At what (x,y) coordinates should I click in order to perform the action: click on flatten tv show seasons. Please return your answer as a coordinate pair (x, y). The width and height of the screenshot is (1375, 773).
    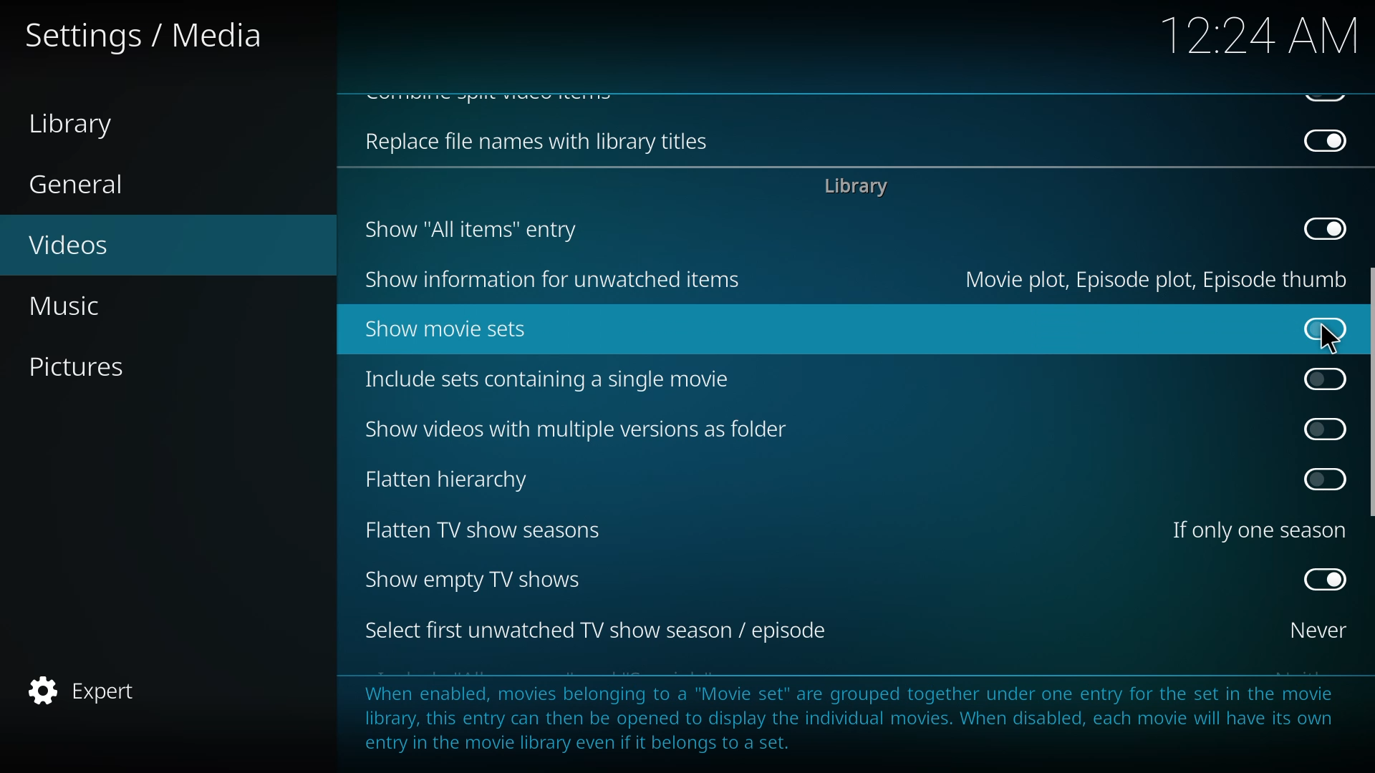
    Looking at the image, I should click on (484, 530).